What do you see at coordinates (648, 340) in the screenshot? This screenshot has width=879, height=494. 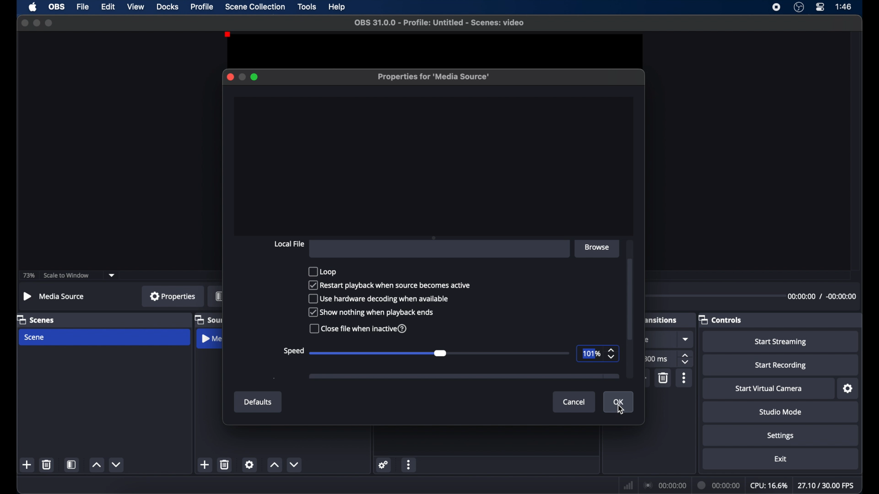 I see `obscure text` at bounding box center [648, 340].